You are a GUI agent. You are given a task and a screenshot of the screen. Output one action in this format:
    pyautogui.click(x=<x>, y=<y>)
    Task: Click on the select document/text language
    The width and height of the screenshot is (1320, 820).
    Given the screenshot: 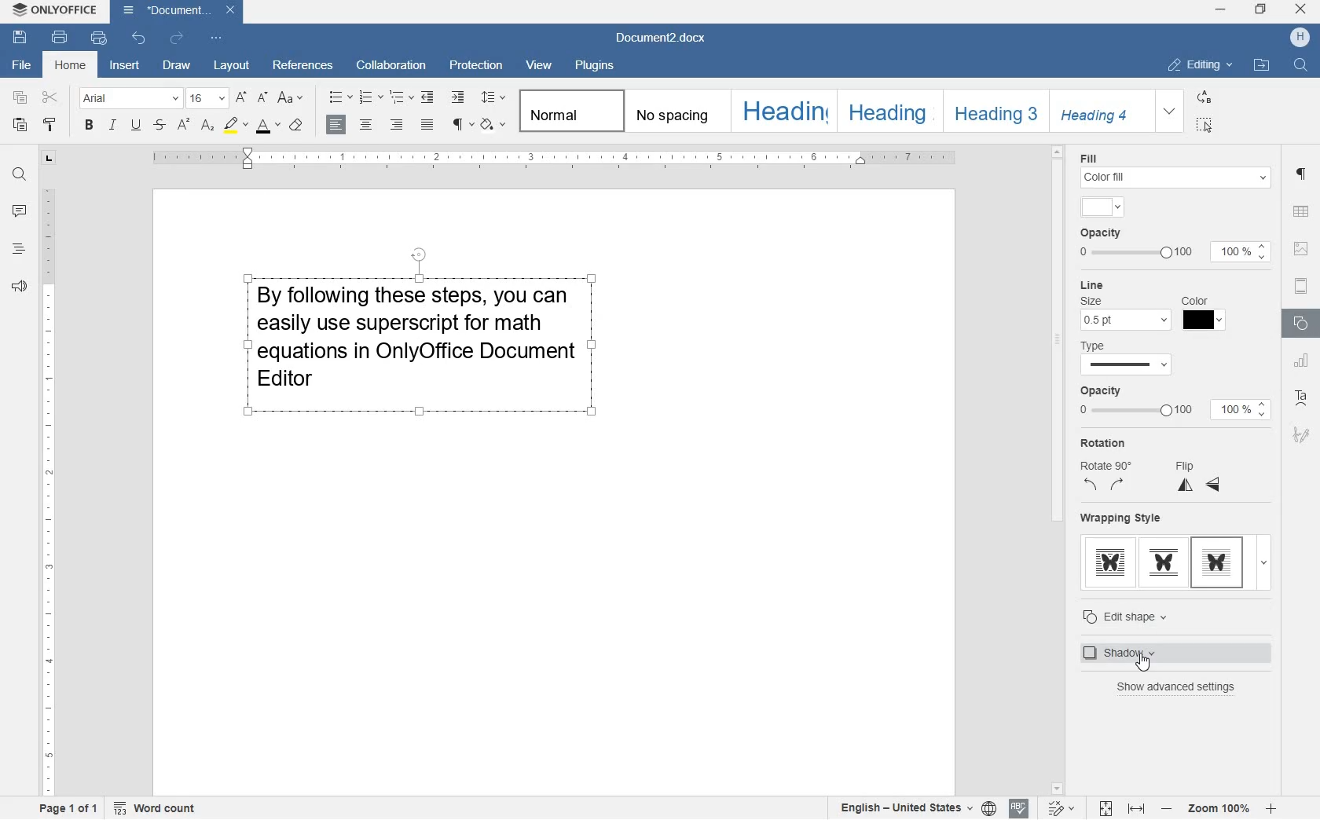 What is the action you would take?
    pyautogui.click(x=915, y=808)
    